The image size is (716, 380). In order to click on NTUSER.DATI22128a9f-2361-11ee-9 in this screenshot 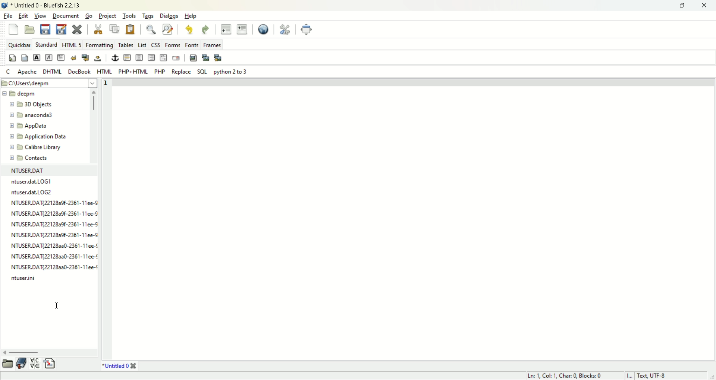, I will do `click(54, 202)`.